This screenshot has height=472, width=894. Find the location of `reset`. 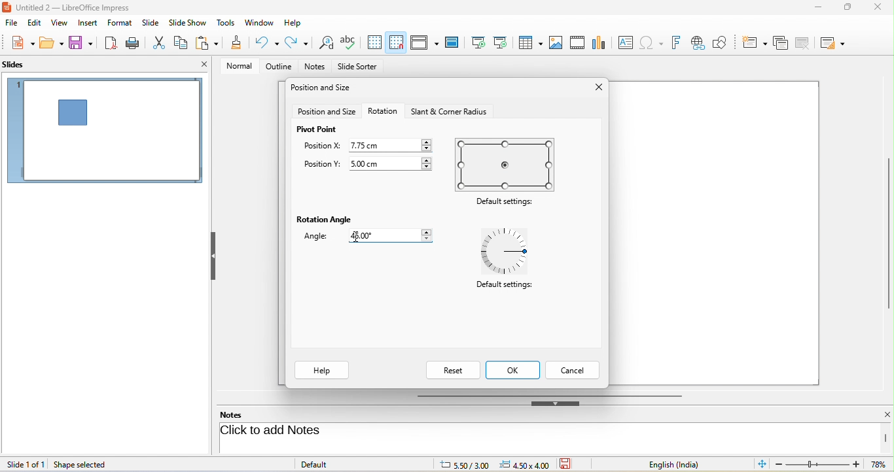

reset is located at coordinates (452, 370).